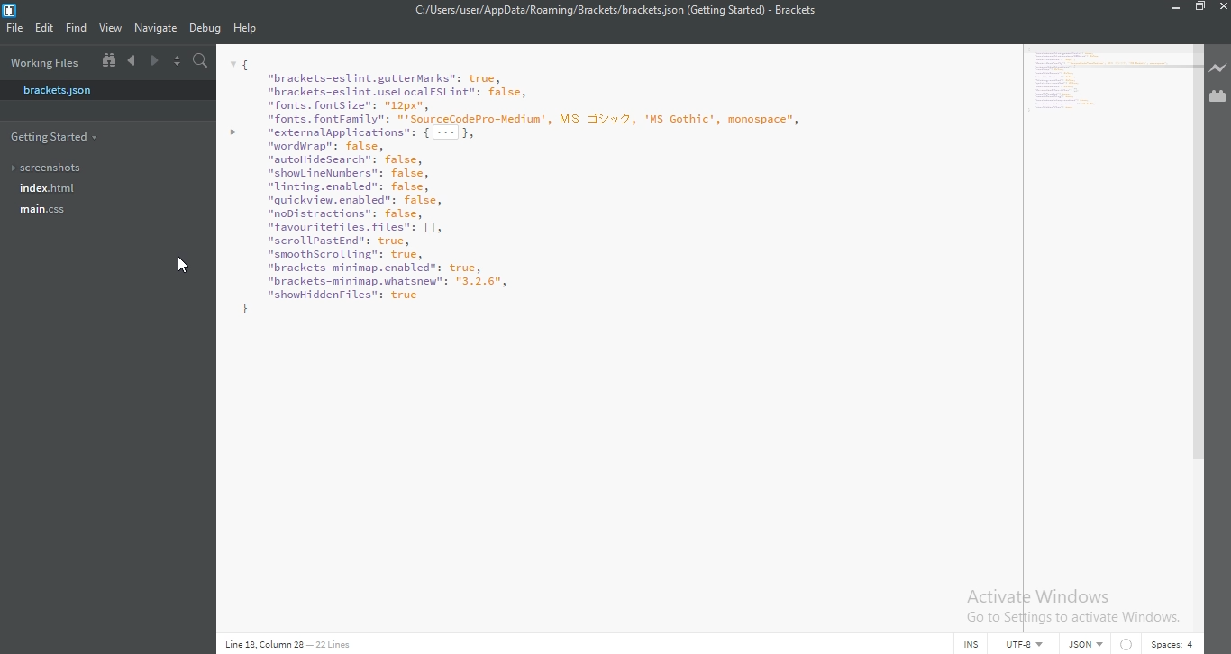  I want to click on Previous document, so click(133, 60).